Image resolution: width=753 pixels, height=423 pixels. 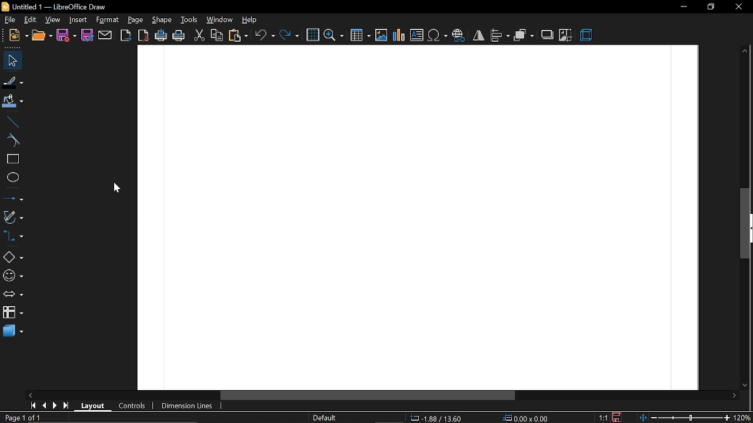 What do you see at coordinates (199, 36) in the screenshot?
I see `cut` at bounding box center [199, 36].